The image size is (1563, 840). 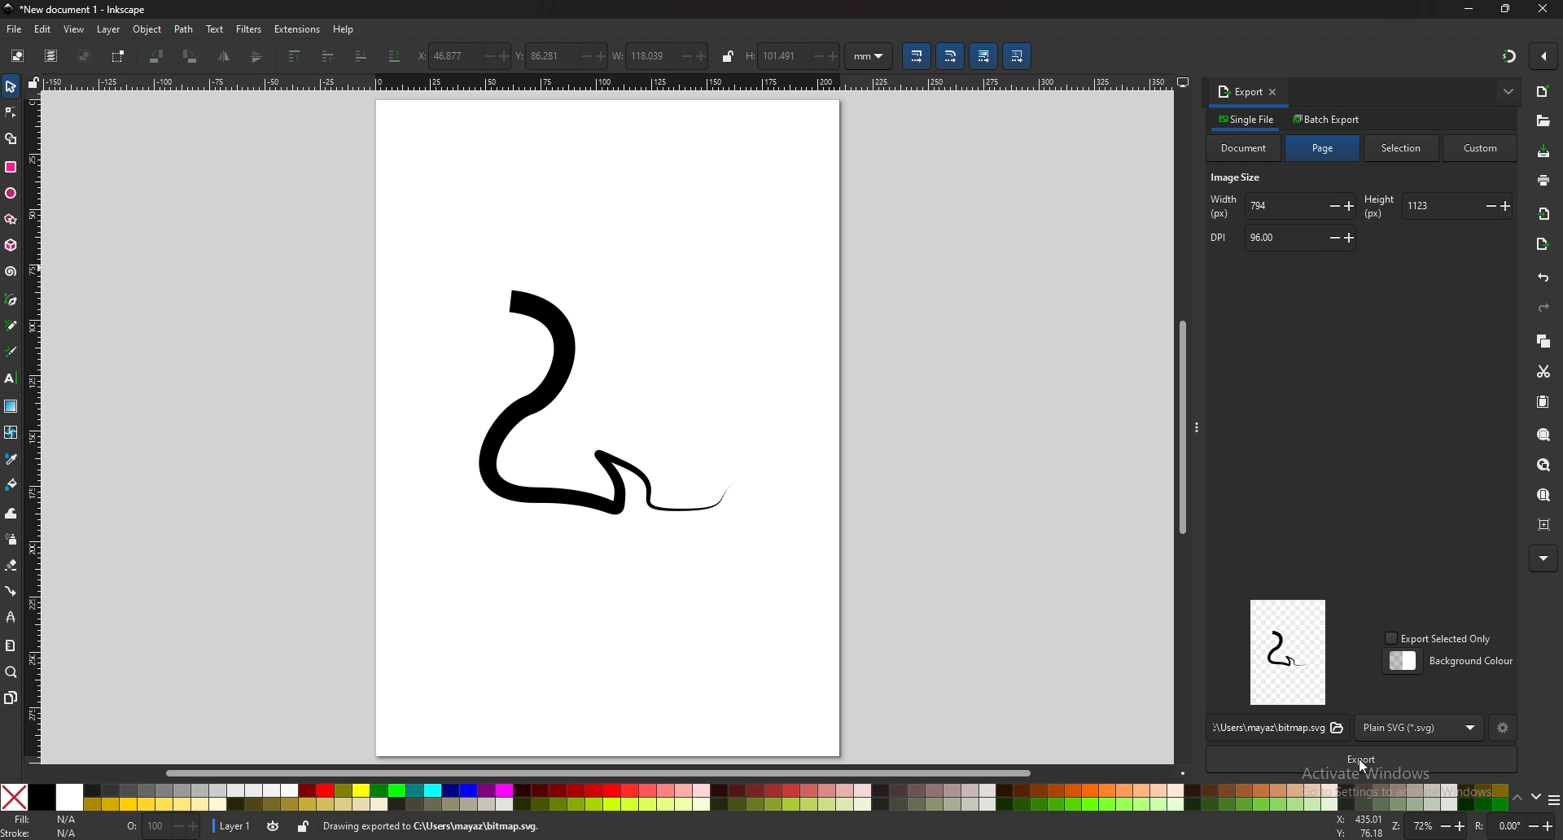 What do you see at coordinates (1543, 122) in the screenshot?
I see `open` at bounding box center [1543, 122].